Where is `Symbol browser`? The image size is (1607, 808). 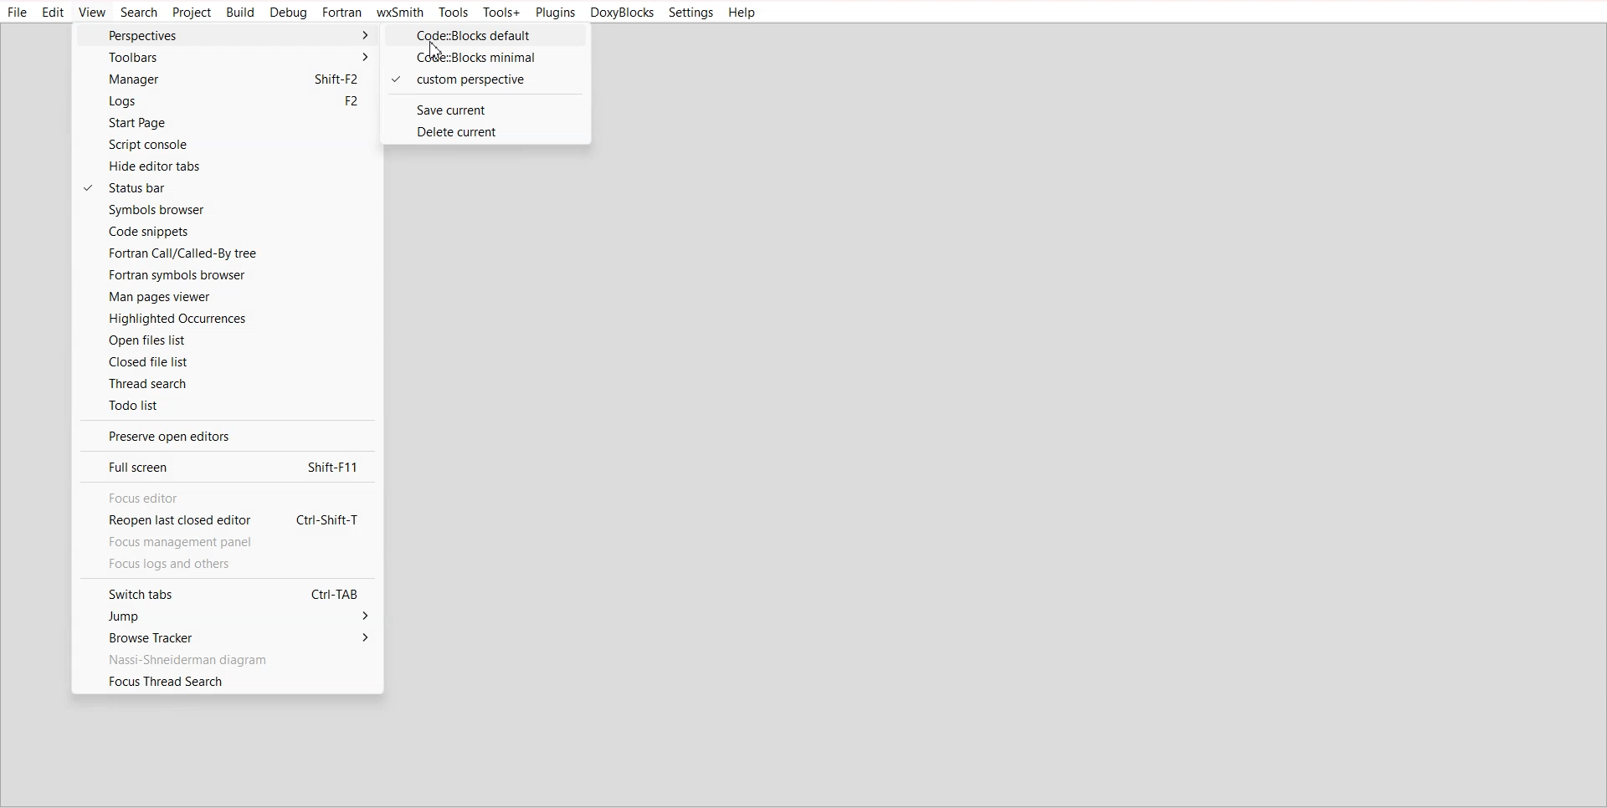 Symbol browser is located at coordinates (225, 210).